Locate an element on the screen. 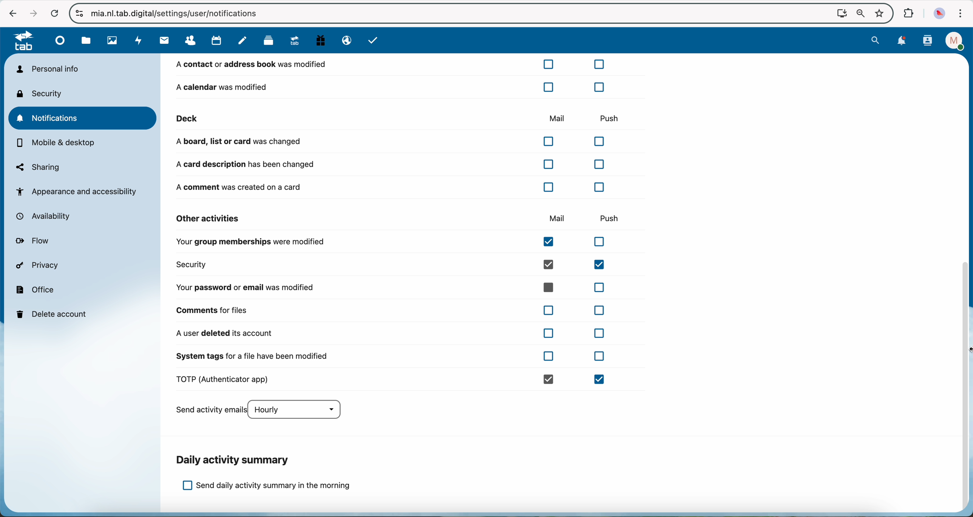 The image size is (973, 517). TOTP (authenticator app) is located at coordinates (394, 380).